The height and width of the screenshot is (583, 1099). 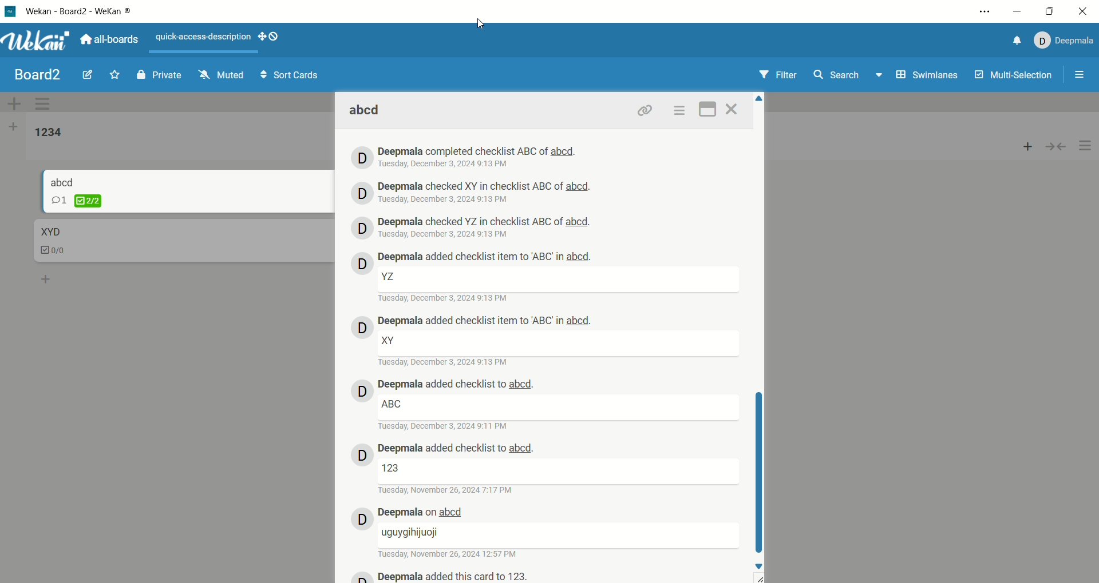 What do you see at coordinates (1014, 42) in the screenshot?
I see `notification` at bounding box center [1014, 42].